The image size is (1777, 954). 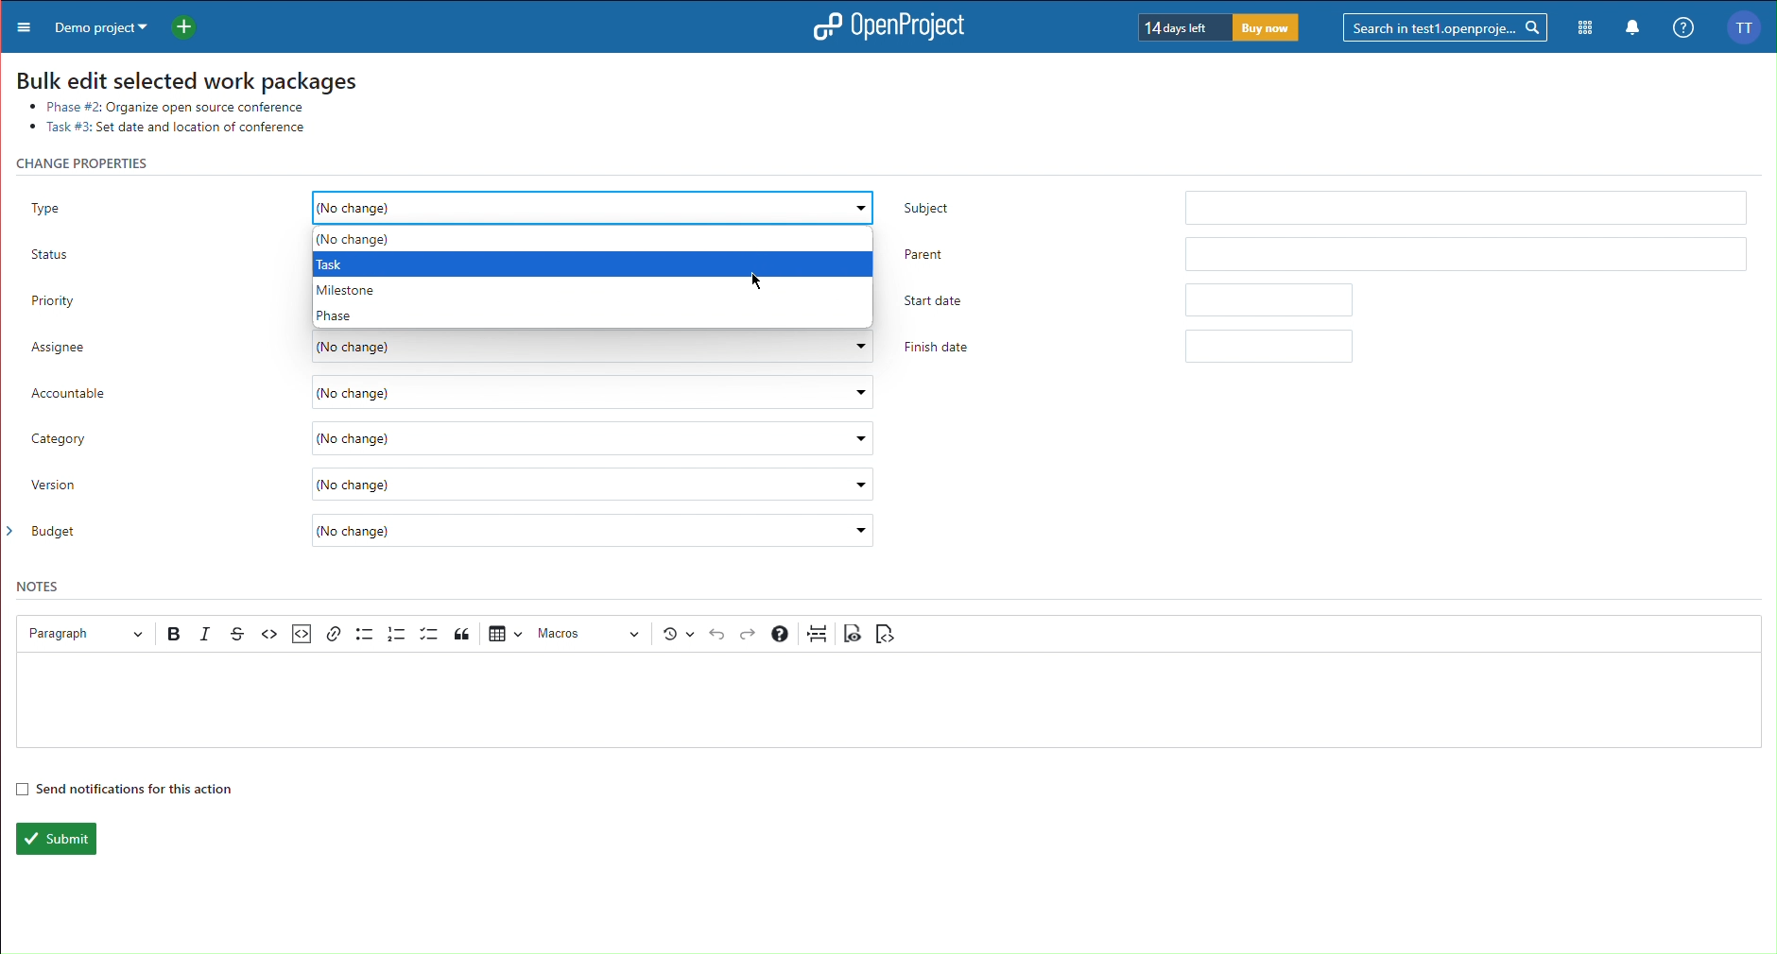 What do you see at coordinates (454, 442) in the screenshot?
I see `Category` at bounding box center [454, 442].